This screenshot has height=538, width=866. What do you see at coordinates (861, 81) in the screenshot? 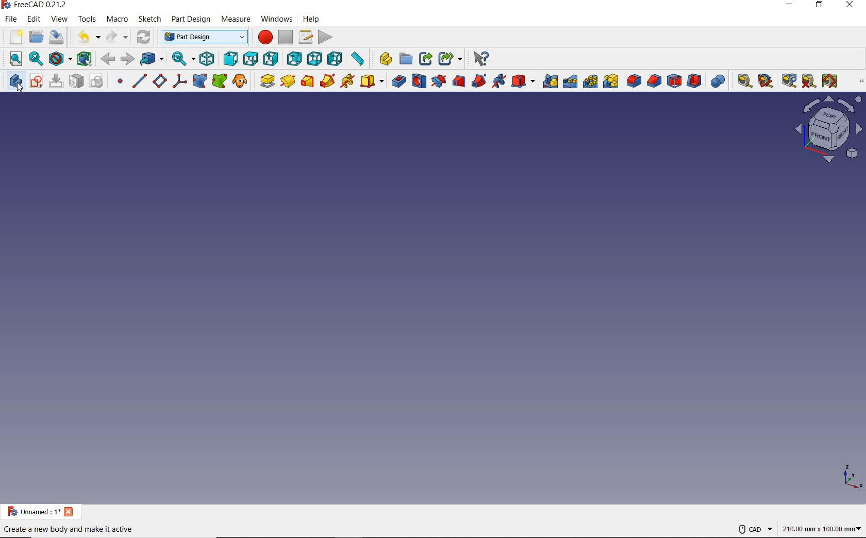
I see `PART DESIGN HELPER` at bounding box center [861, 81].